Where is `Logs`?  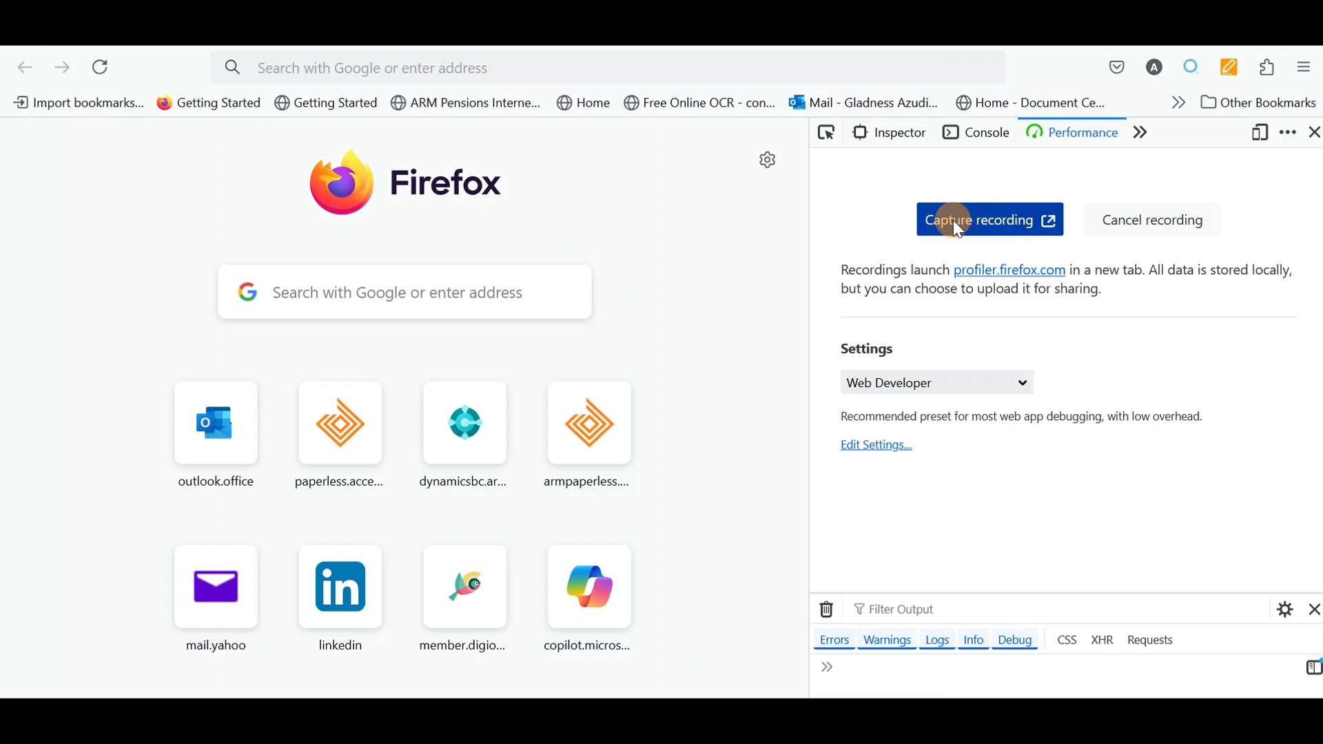 Logs is located at coordinates (936, 640).